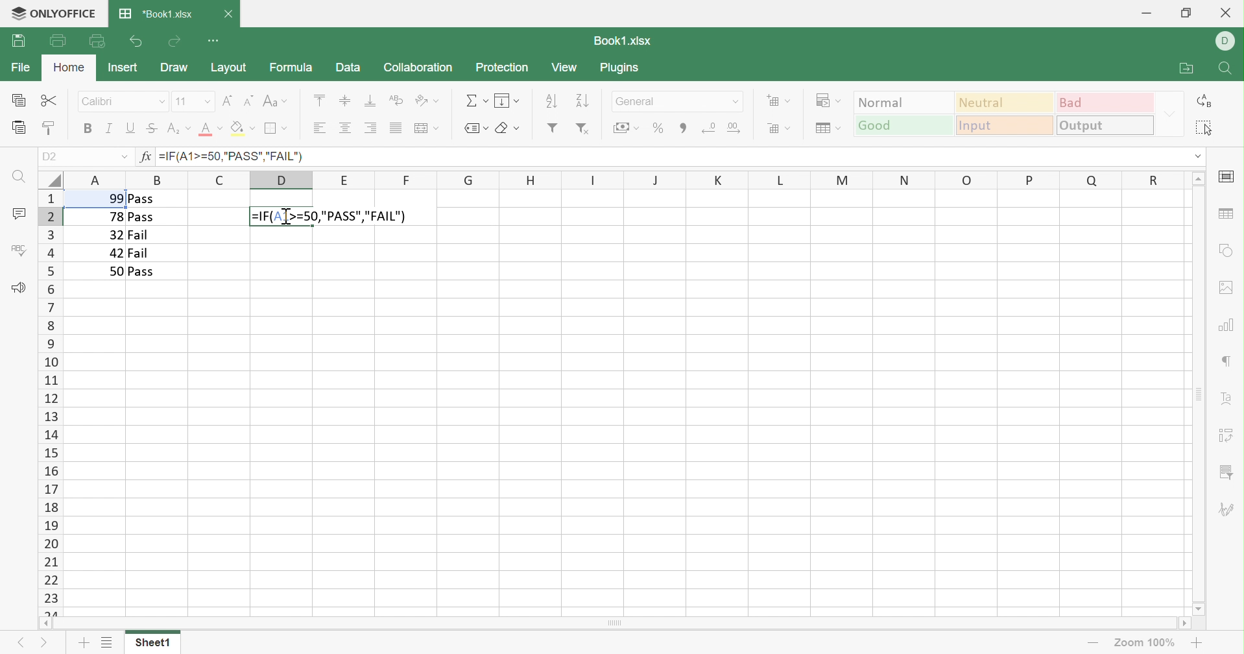 The height and width of the screenshot is (654, 1244). Describe the element at coordinates (343, 100) in the screenshot. I see `Align middle` at that location.